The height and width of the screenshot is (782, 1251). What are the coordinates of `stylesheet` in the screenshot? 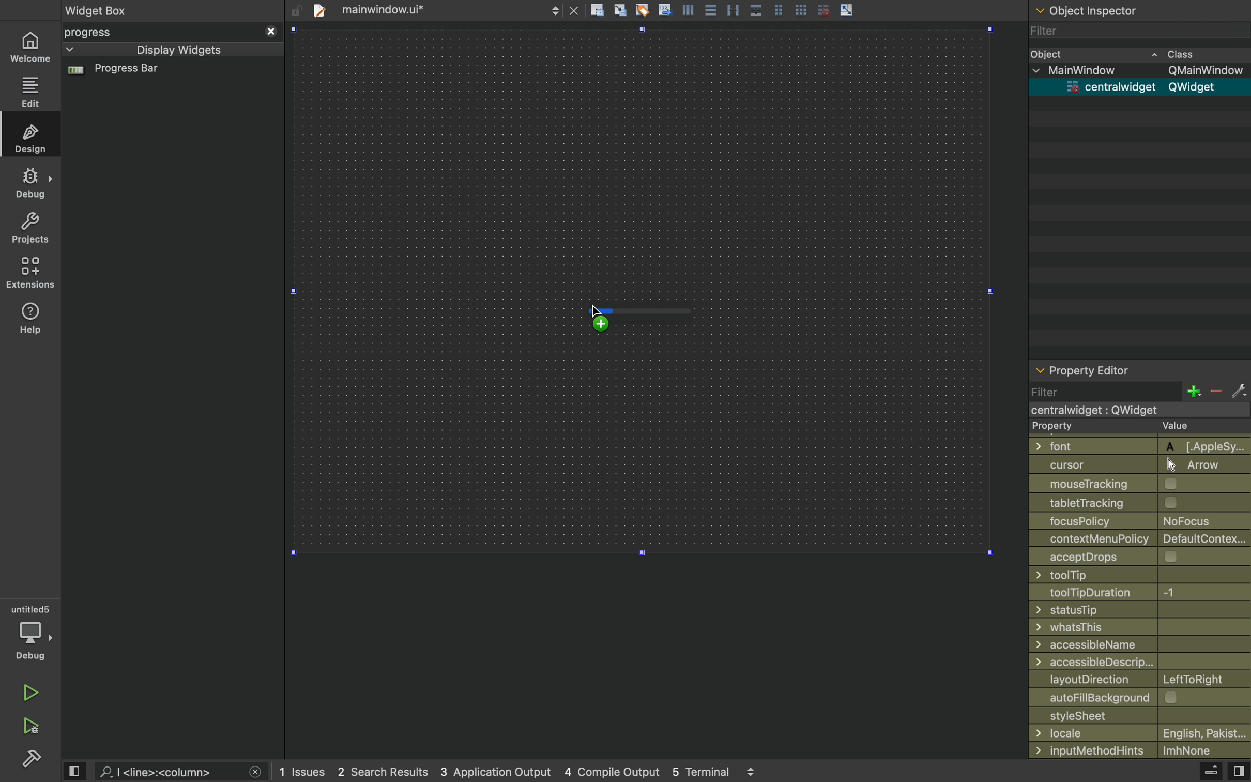 It's located at (1140, 715).